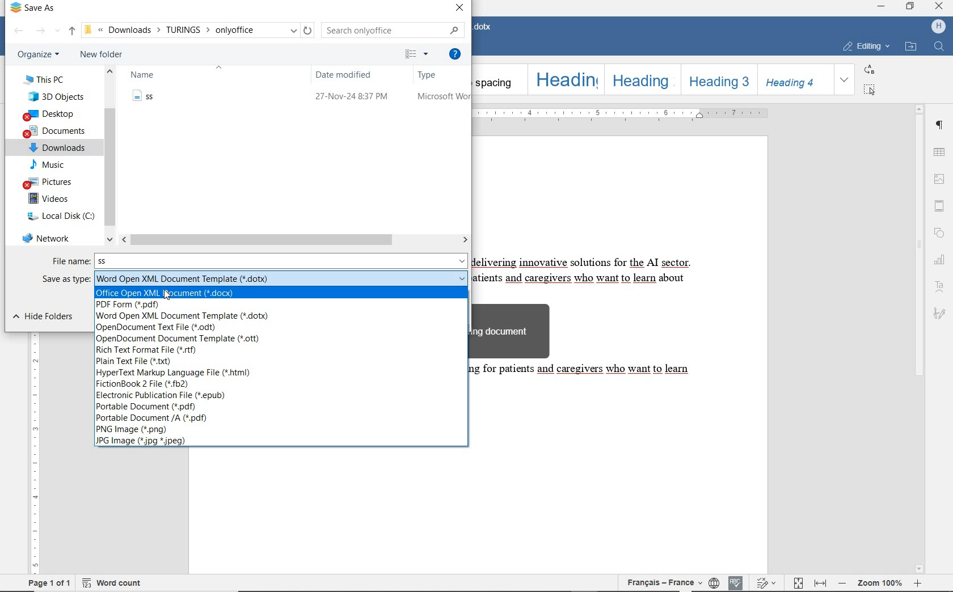 Image resolution: width=953 pixels, height=592 pixels. What do you see at coordinates (769, 582) in the screenshot?
I see `TRACK CHANGES` at bounding box center [769, 582].